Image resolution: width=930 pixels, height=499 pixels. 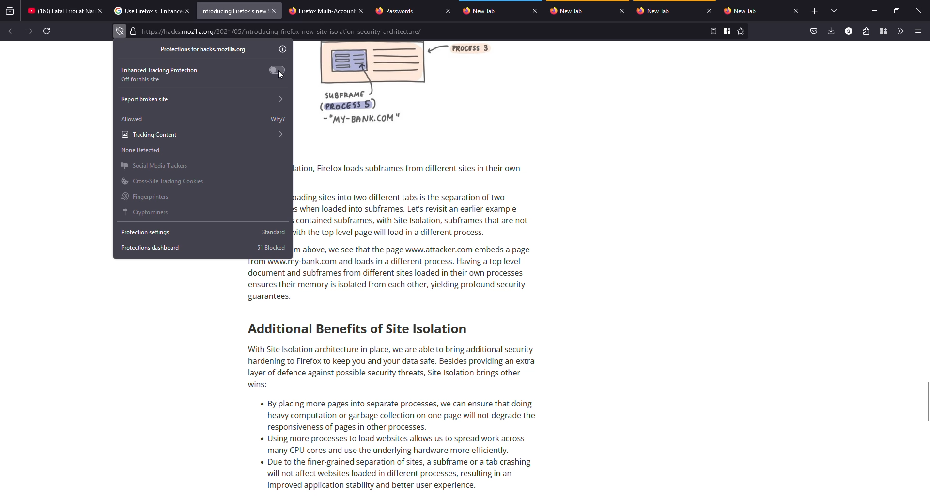 What do you see at coordinates (710, 11) in the screenshot?
I see `close` at bounding box center [710, 11].